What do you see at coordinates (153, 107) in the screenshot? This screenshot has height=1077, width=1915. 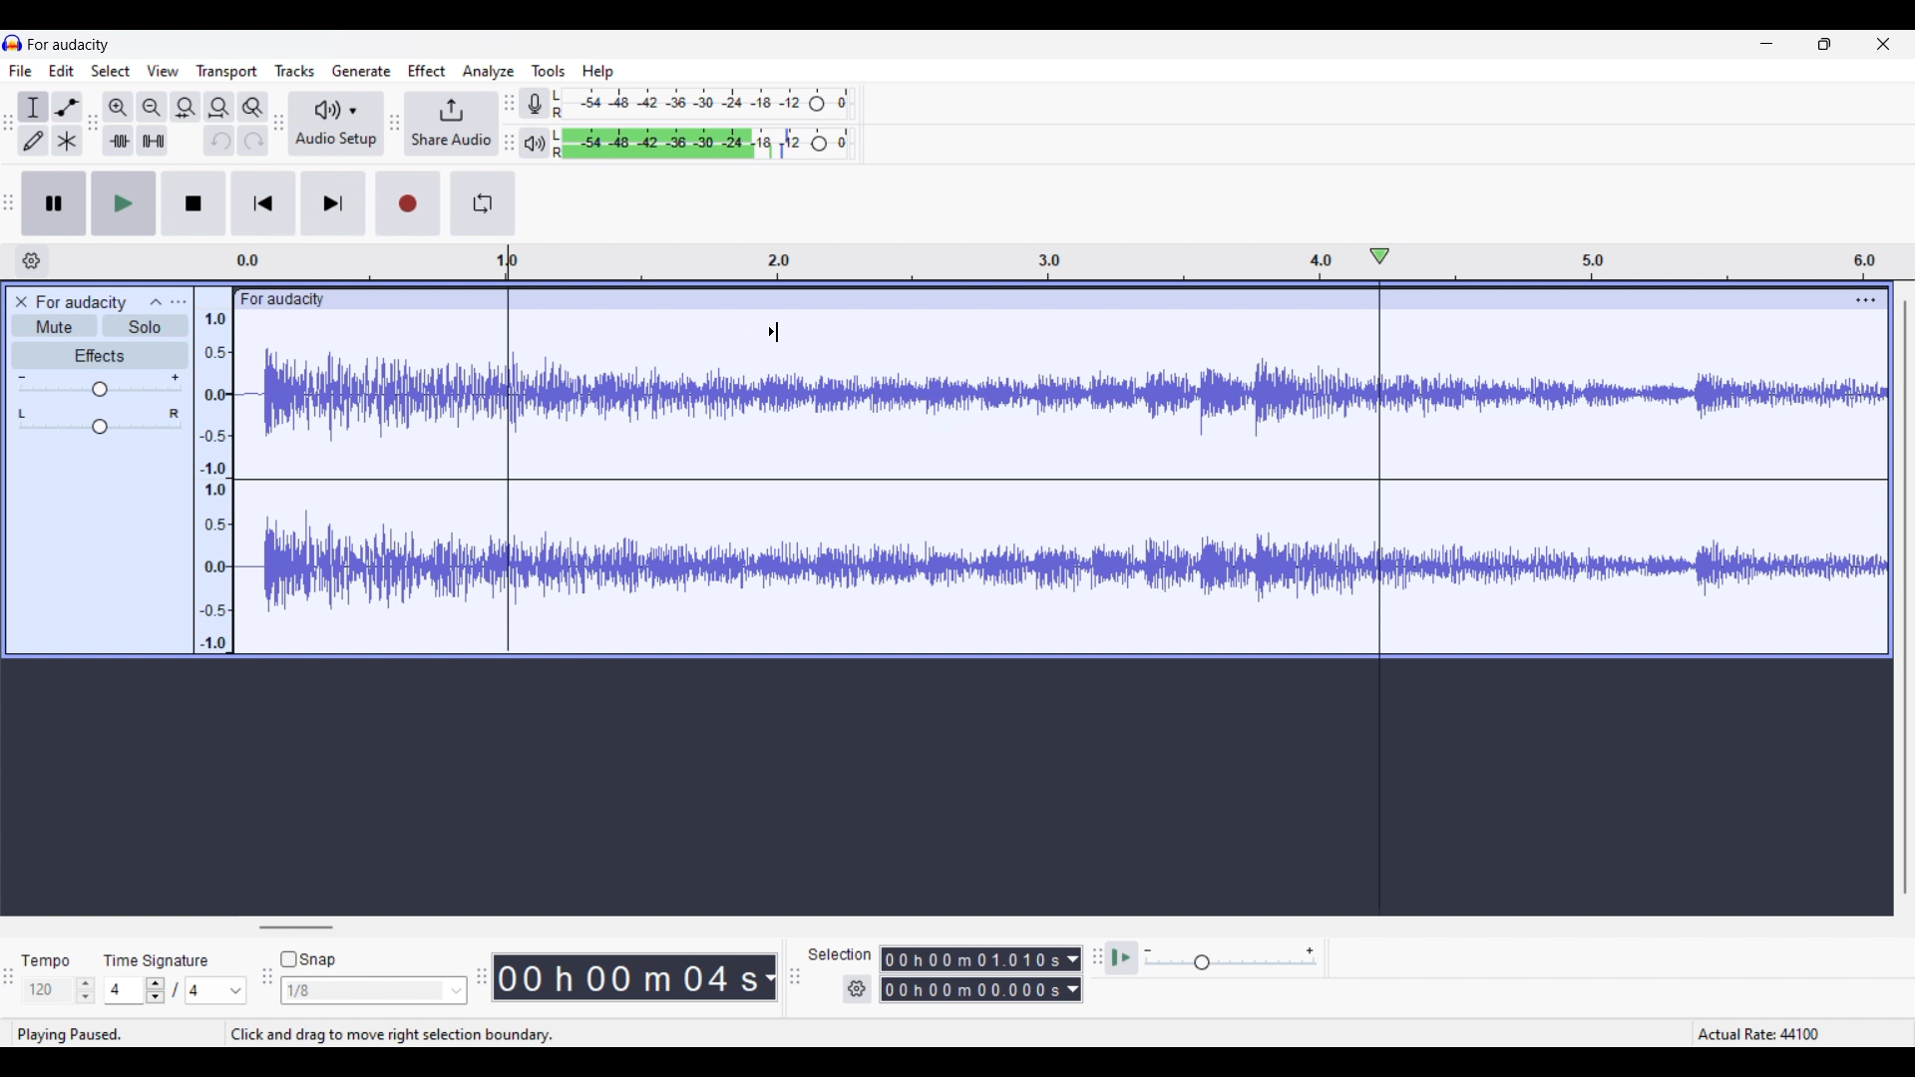 I see `Zoom out` at bounding box center [153, 107].